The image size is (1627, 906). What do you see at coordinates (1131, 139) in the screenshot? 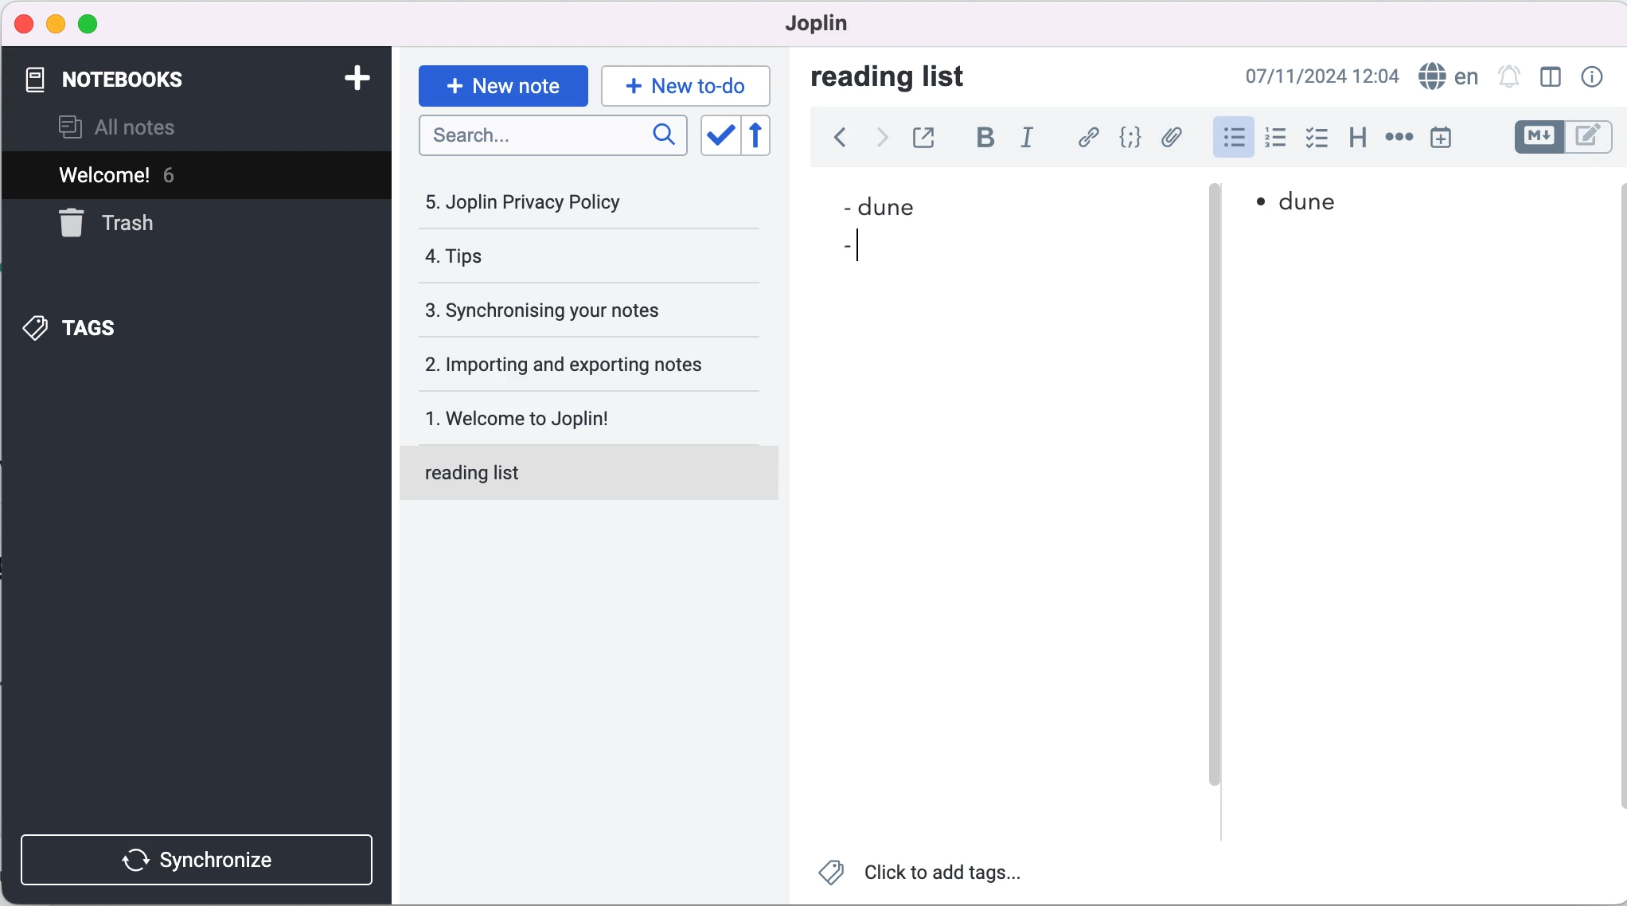
I see `code` at bounding box center [1131, 139].